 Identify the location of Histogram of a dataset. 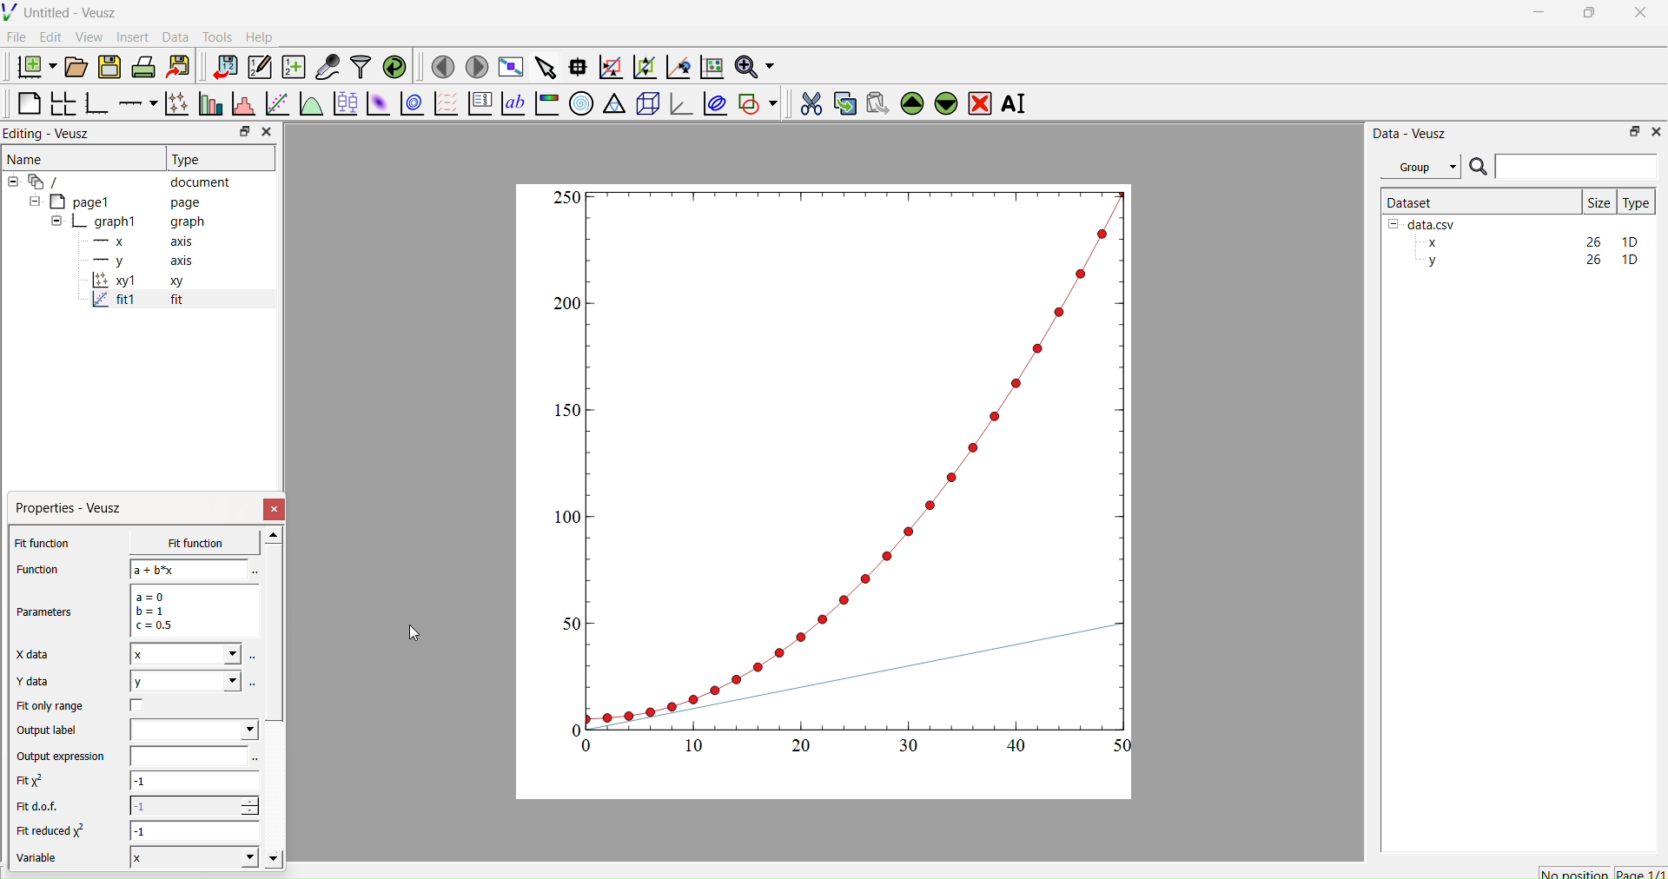
(240, 106).